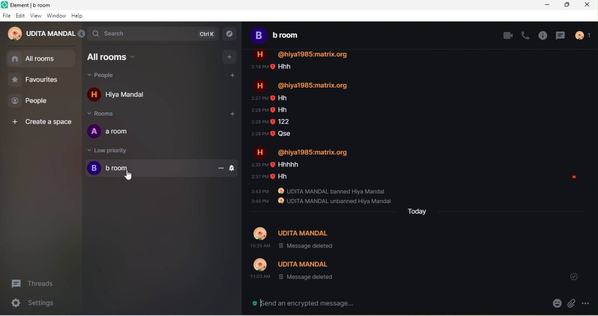  Describe the element at coordinates (547, 5) in the screenshot. I see `minimize` at that location.